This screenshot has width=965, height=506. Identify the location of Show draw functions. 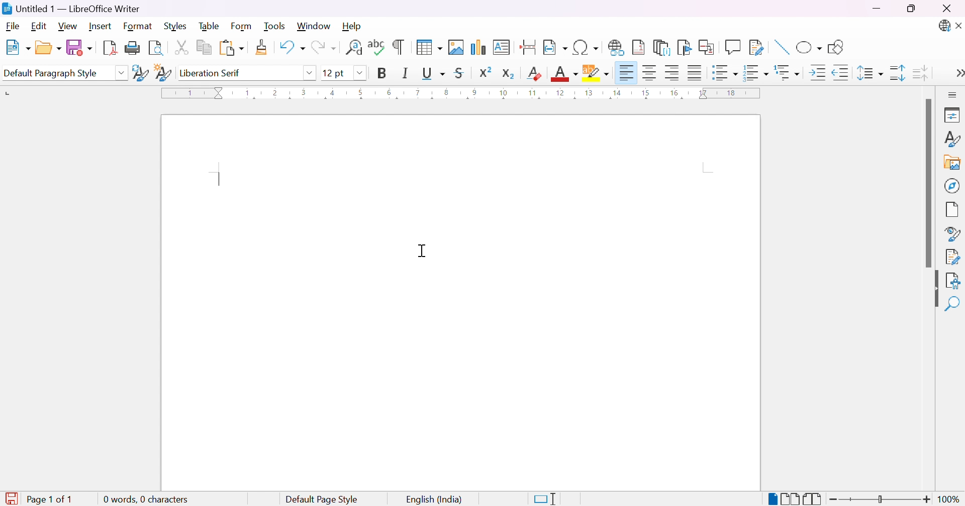
(834, 47).